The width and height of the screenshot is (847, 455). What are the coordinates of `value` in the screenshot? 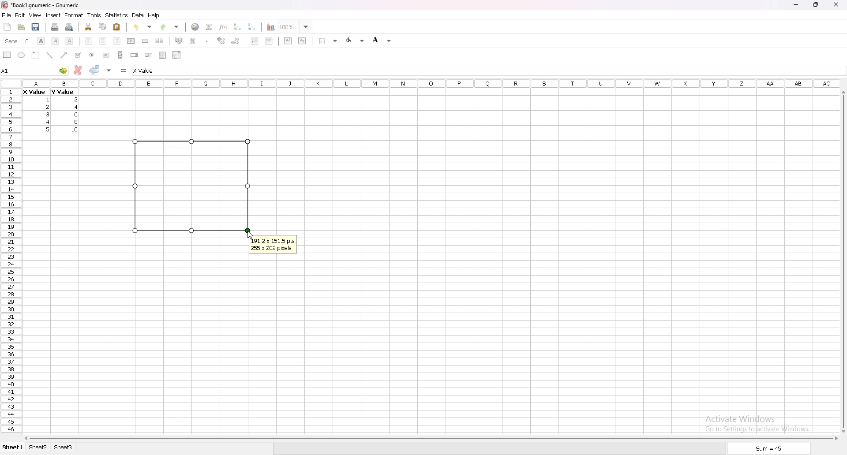 It's located at (49, 129).